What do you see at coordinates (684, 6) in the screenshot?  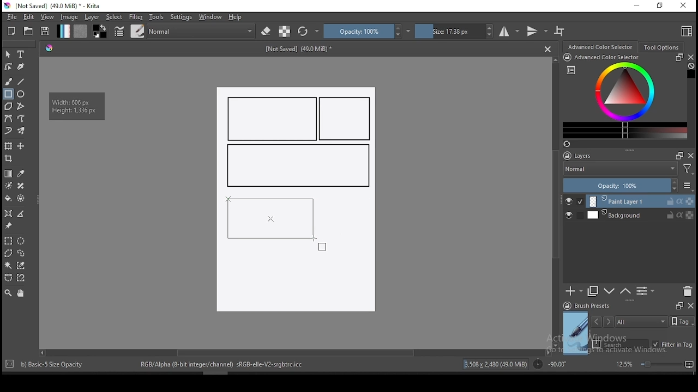 I see ` close window` at bounding box center [684, 6].